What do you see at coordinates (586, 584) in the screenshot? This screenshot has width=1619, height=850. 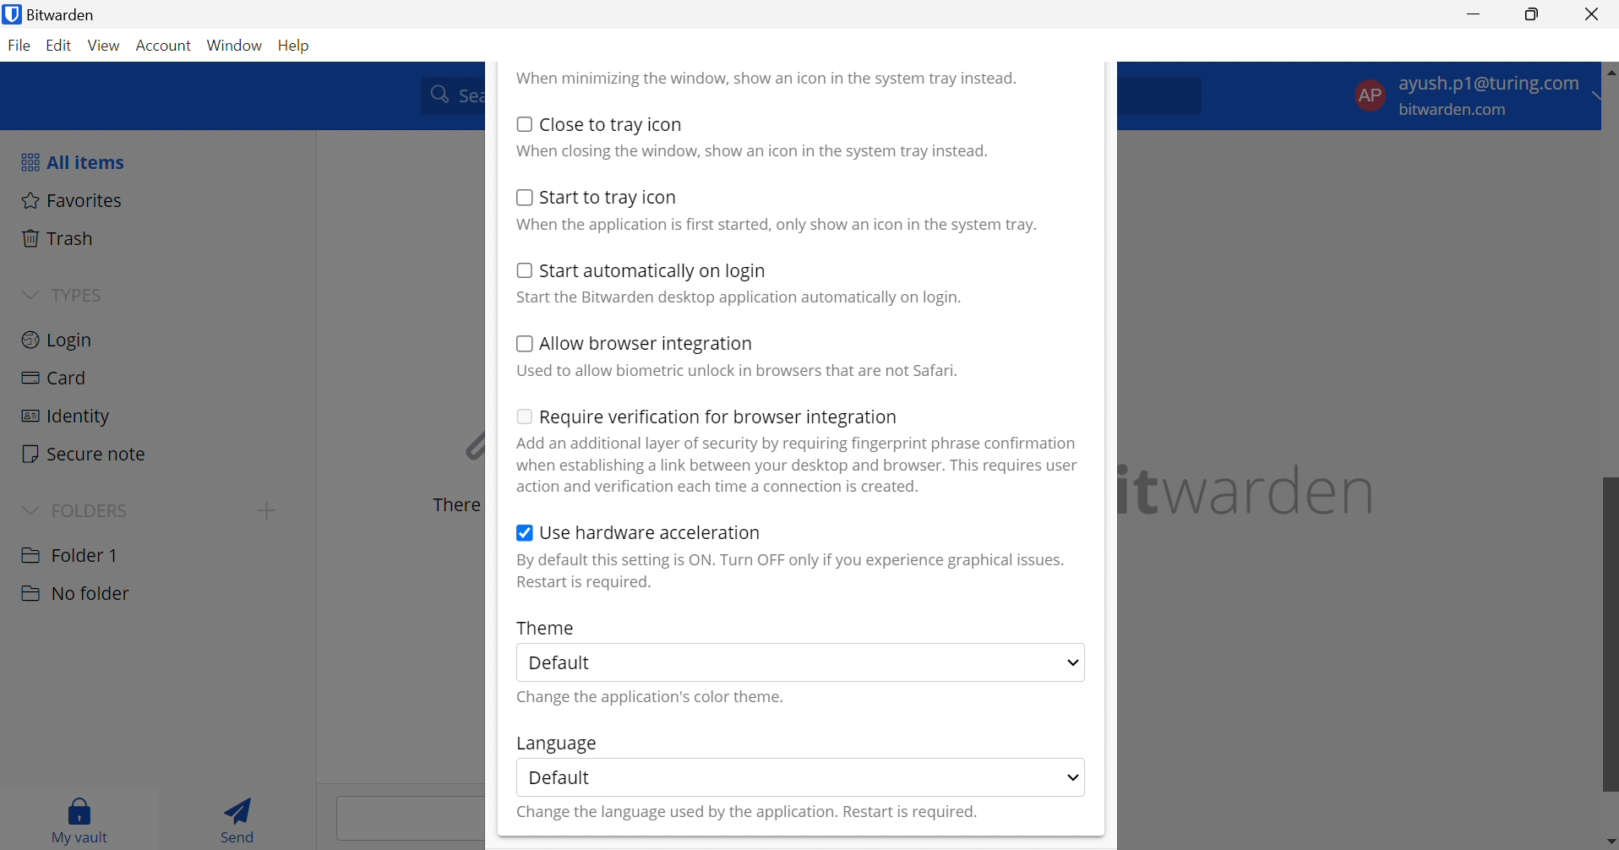 I see `Restart is required.` at bounding box center [586, 584].